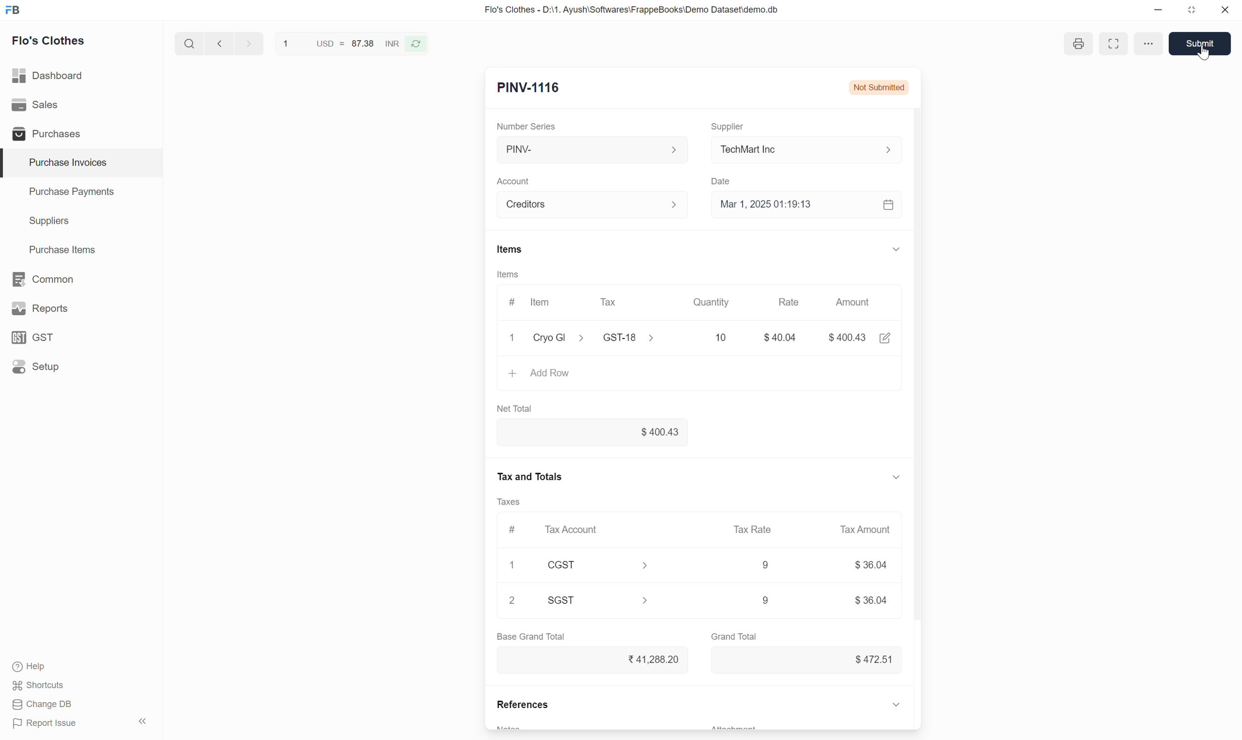 This screenshot has height=740, width=1242. What do you see at coordinates (602, 566) in the screenshot?
I see ` CGST >` at bounding box center [602, 566].